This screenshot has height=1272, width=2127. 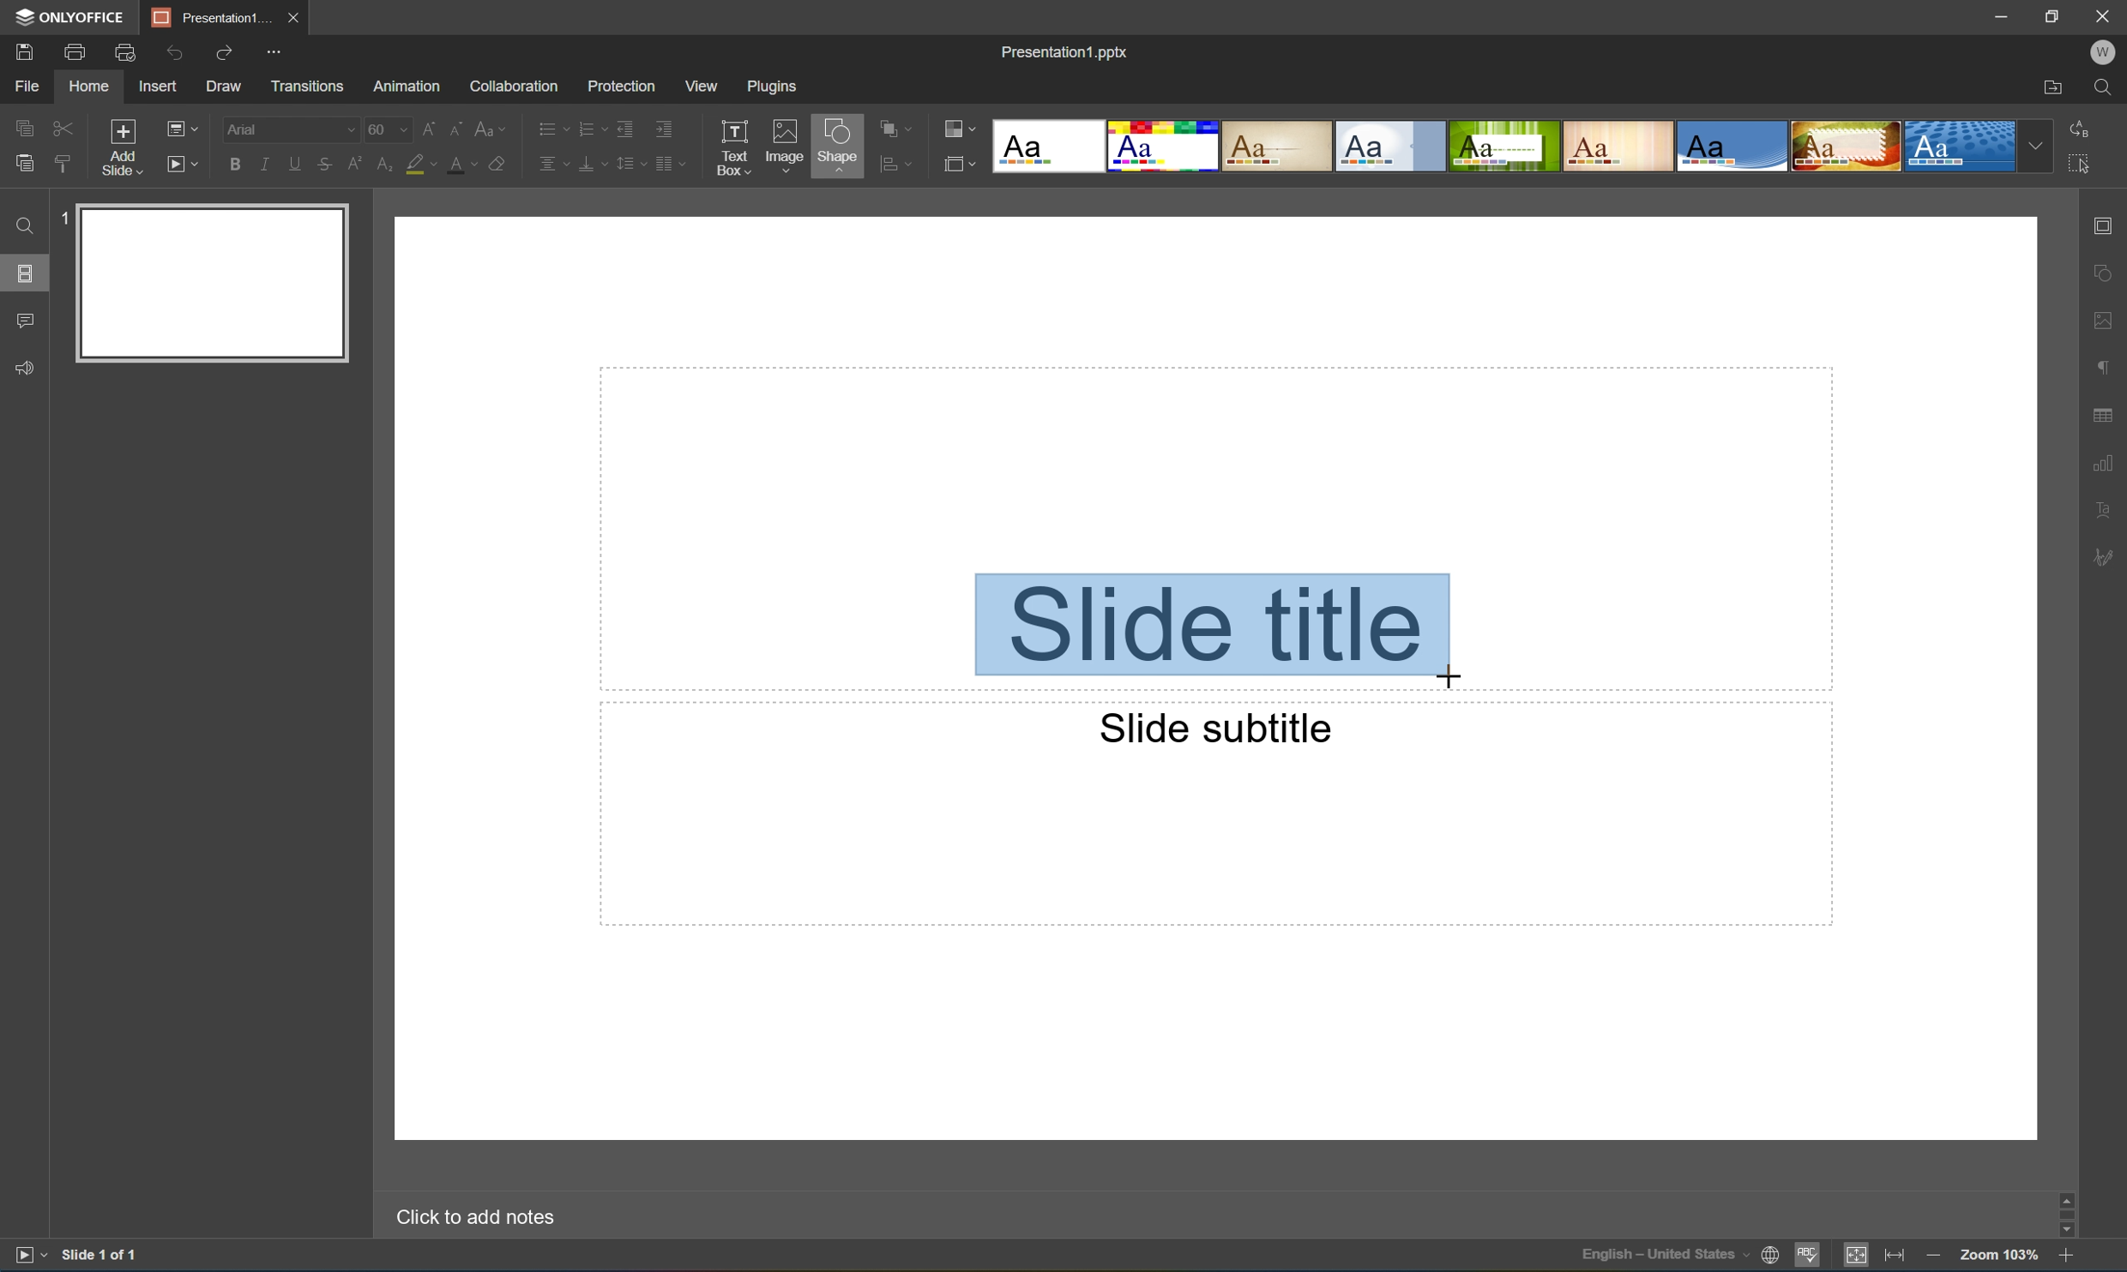 I want to click on image settings, so click(x=2102, y=324).